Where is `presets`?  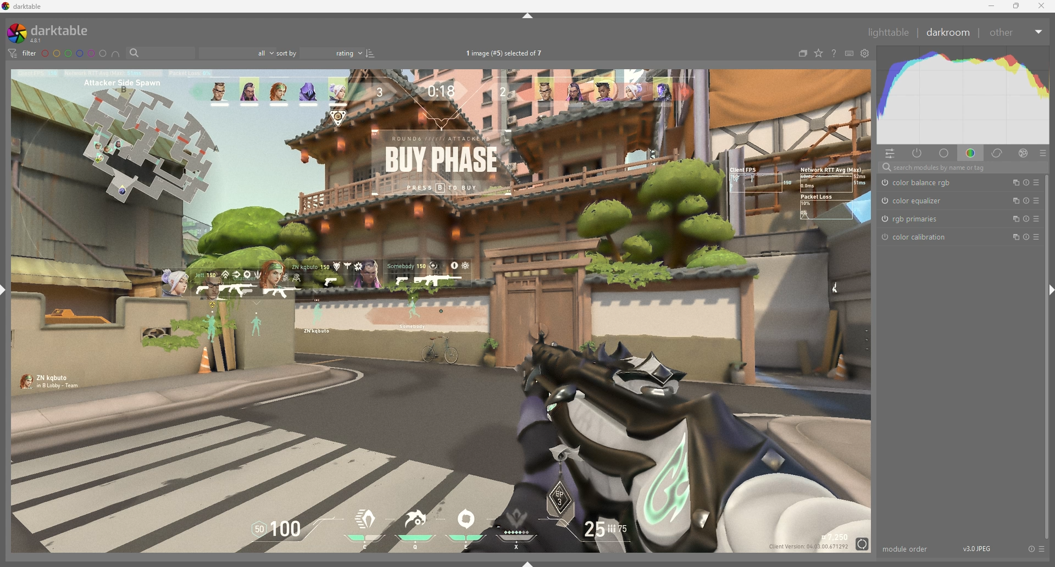 presets is located at coordinates (1037, 182).